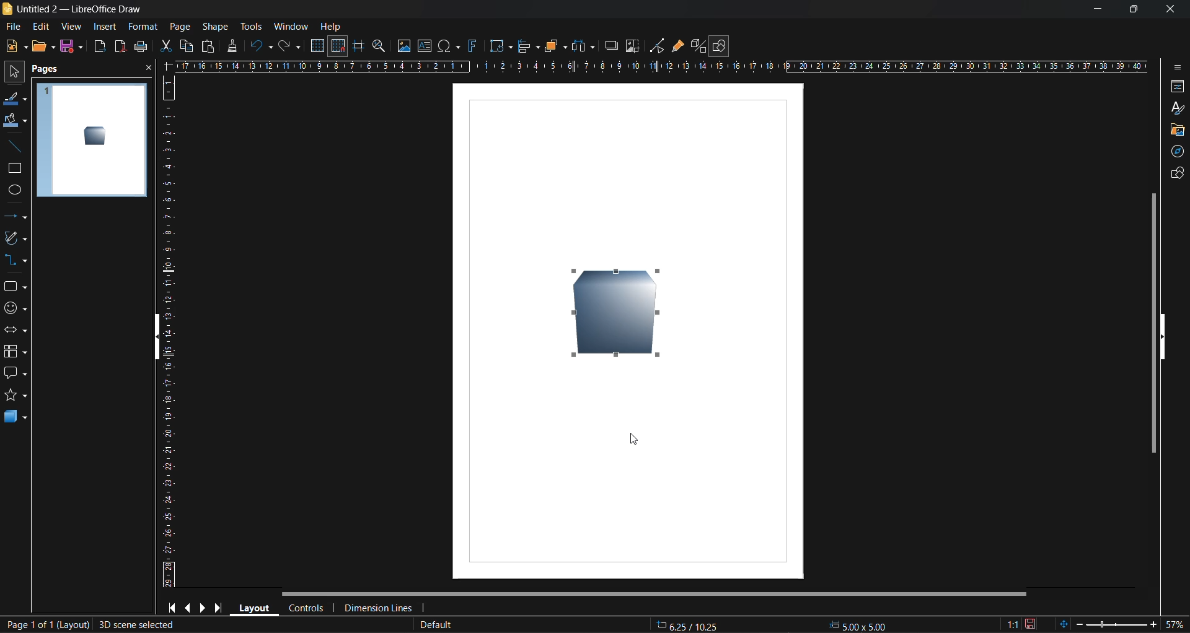 The image size is (1190, 633). Describe the element at coordinates (288, 48) in the screenshot. I see `redo` at that location.